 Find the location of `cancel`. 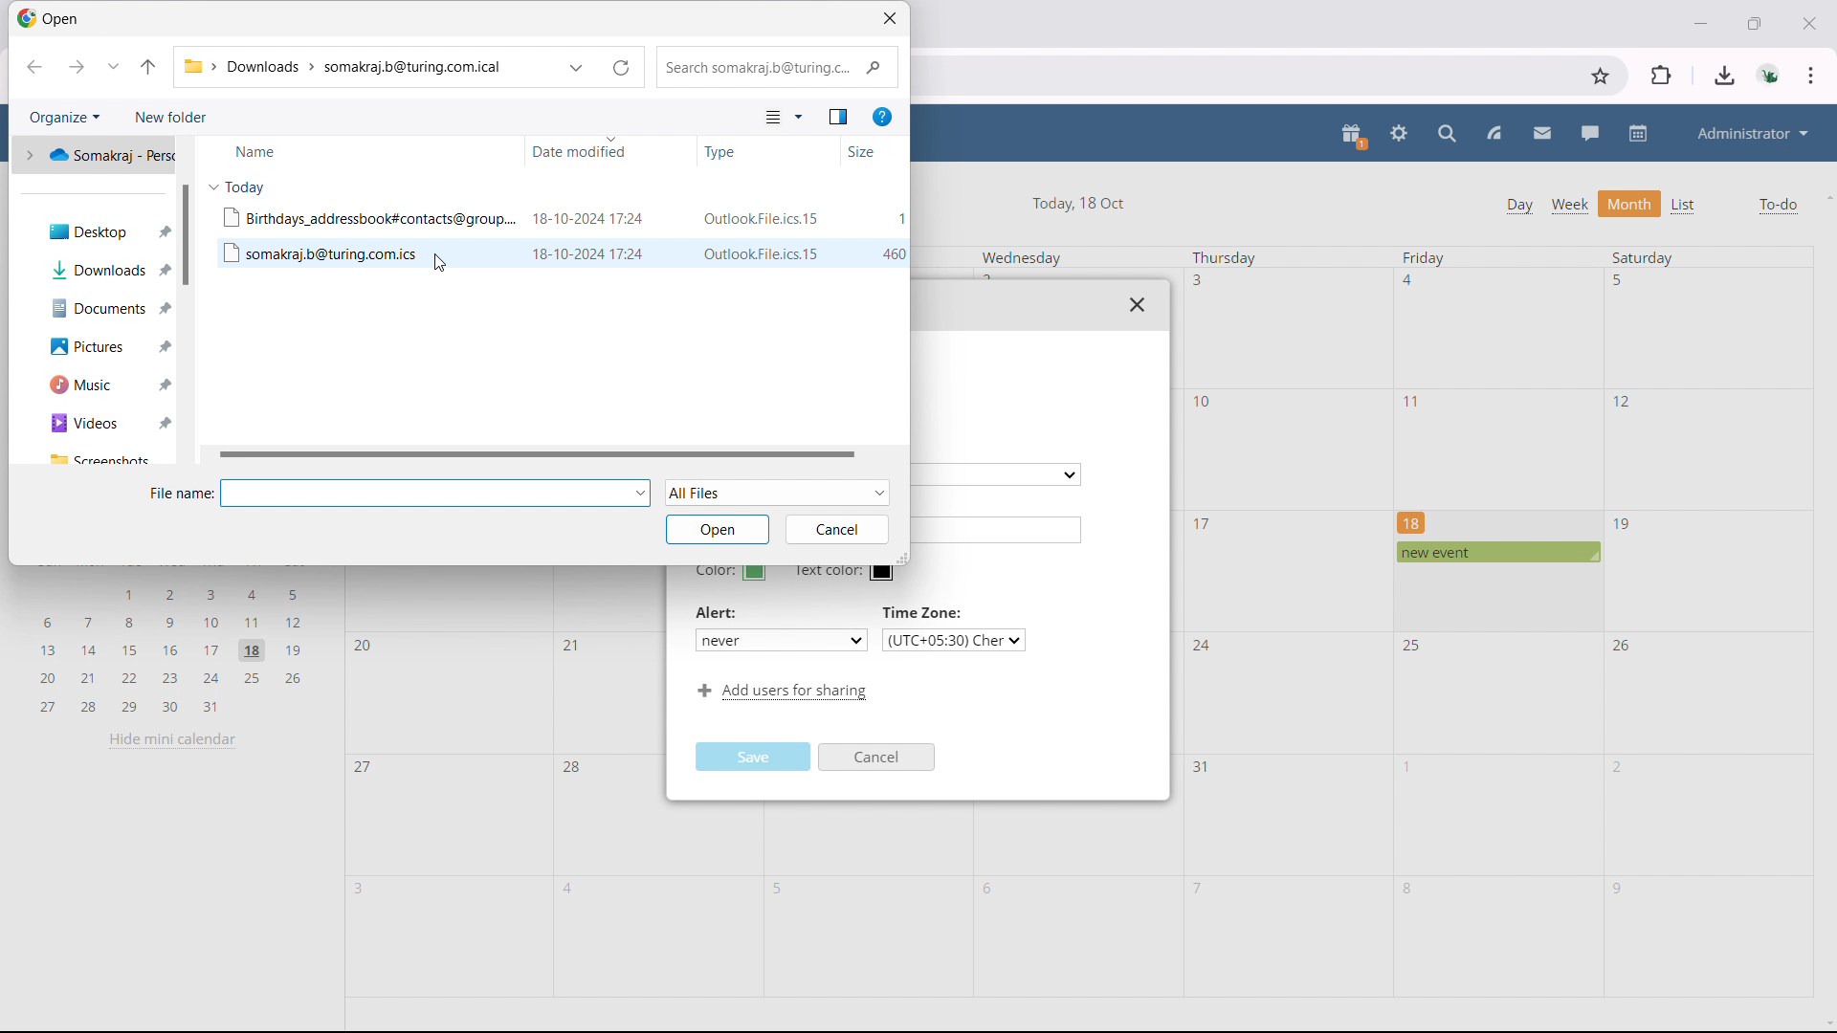

cancel is located at coordinates (834, 530).